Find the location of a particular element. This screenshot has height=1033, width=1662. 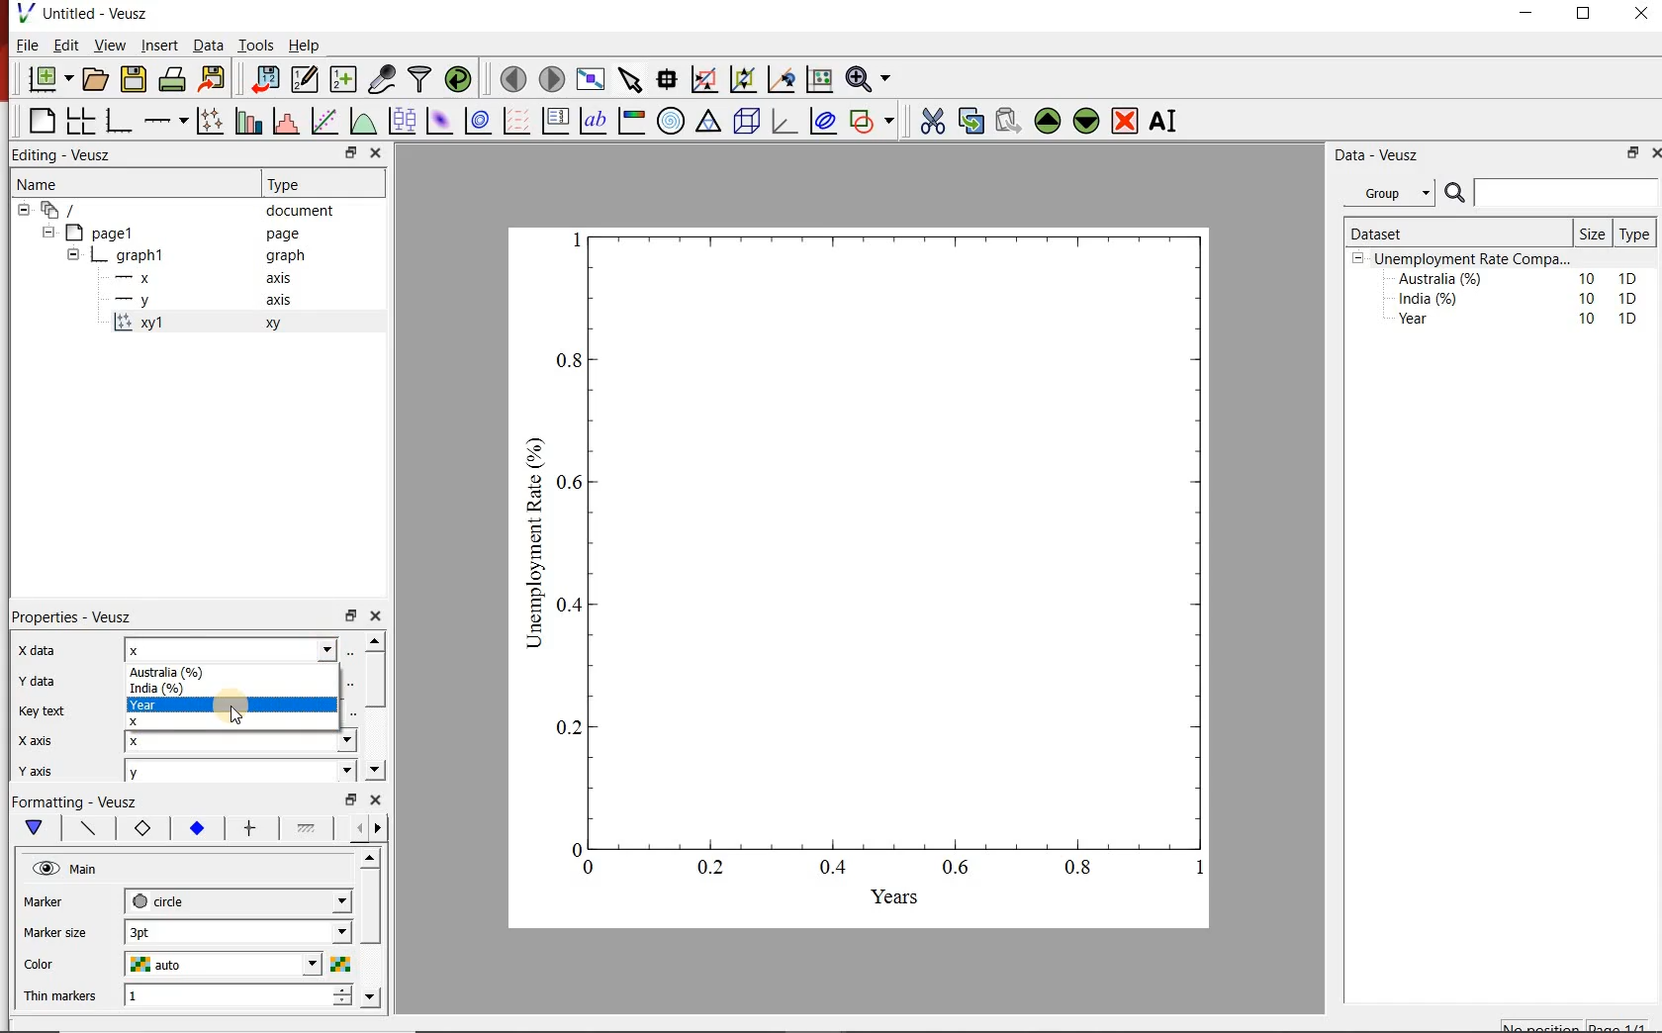

plot 2d datasets as contours is located at coordinates (477, 121).